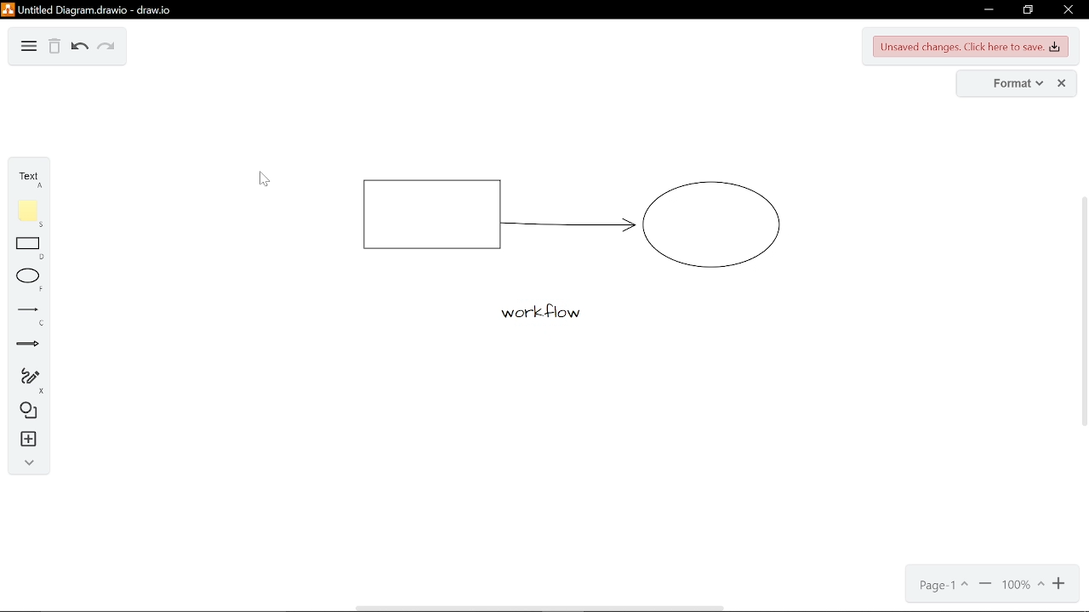 This screenshot has width=1089, height=612. Describe the element at coordinates (31, 247) in the screenshot. I see `rectangle` at that location.